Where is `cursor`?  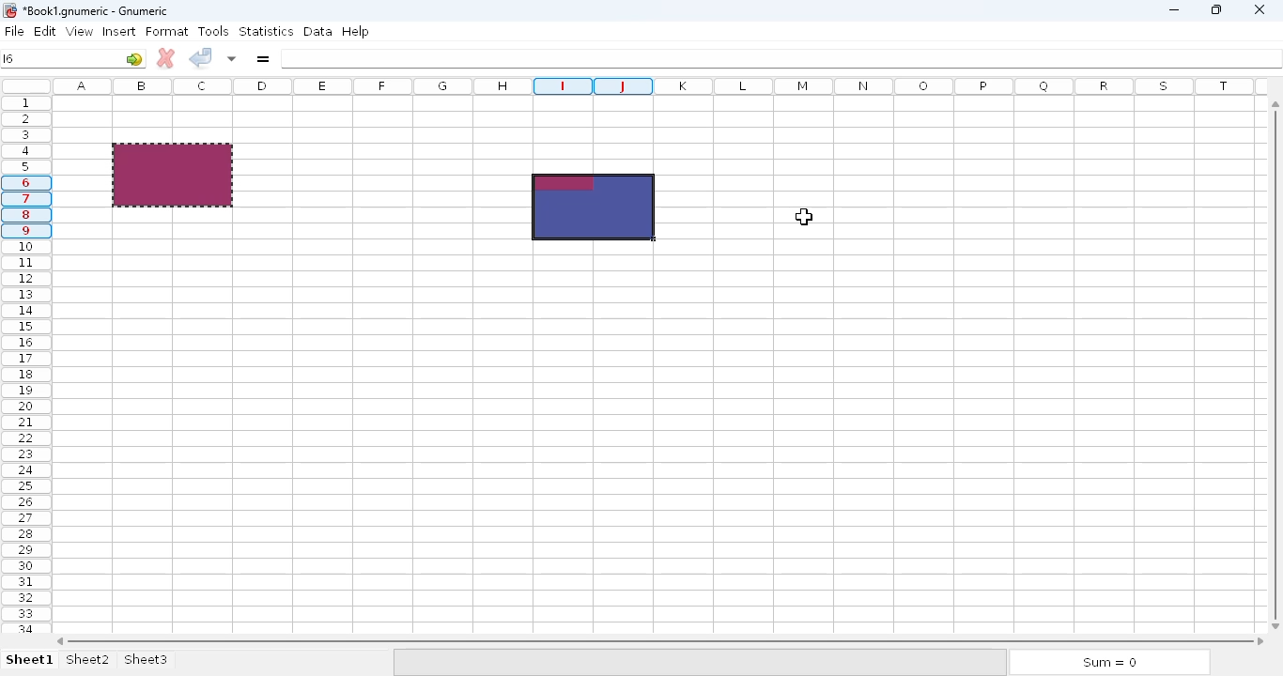 cursor is located at coordinates (804, 217).